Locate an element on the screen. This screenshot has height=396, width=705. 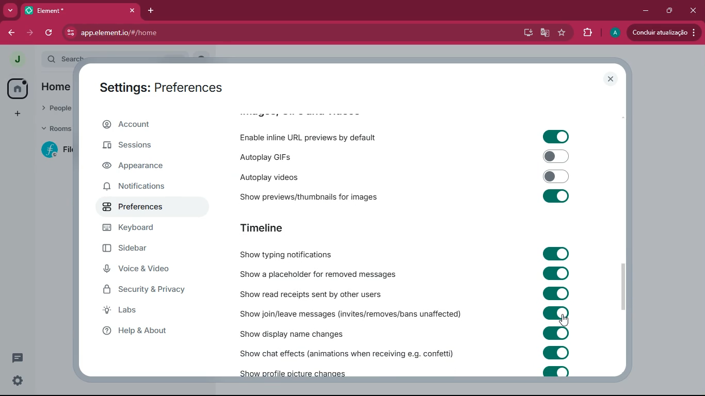
toggle on/off is located at coordinates (556, 156).